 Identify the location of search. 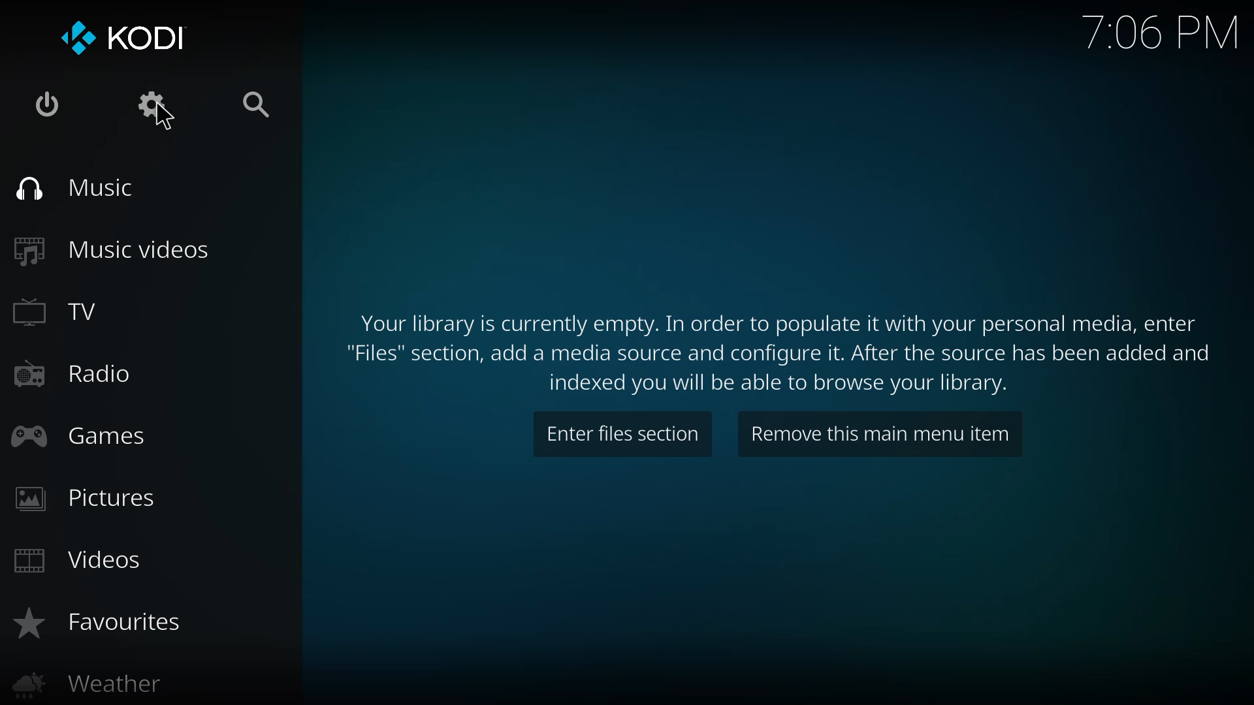
(255, 105).